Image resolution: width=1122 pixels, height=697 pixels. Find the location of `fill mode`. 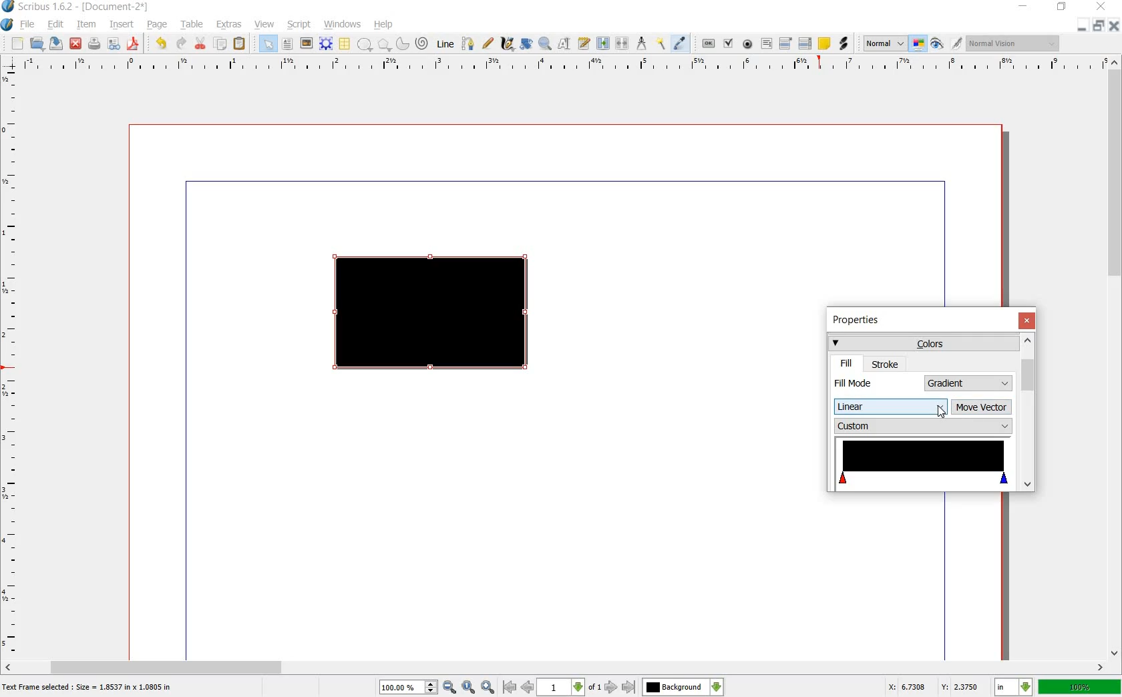

fill mode is located at coordinates (876, 383).